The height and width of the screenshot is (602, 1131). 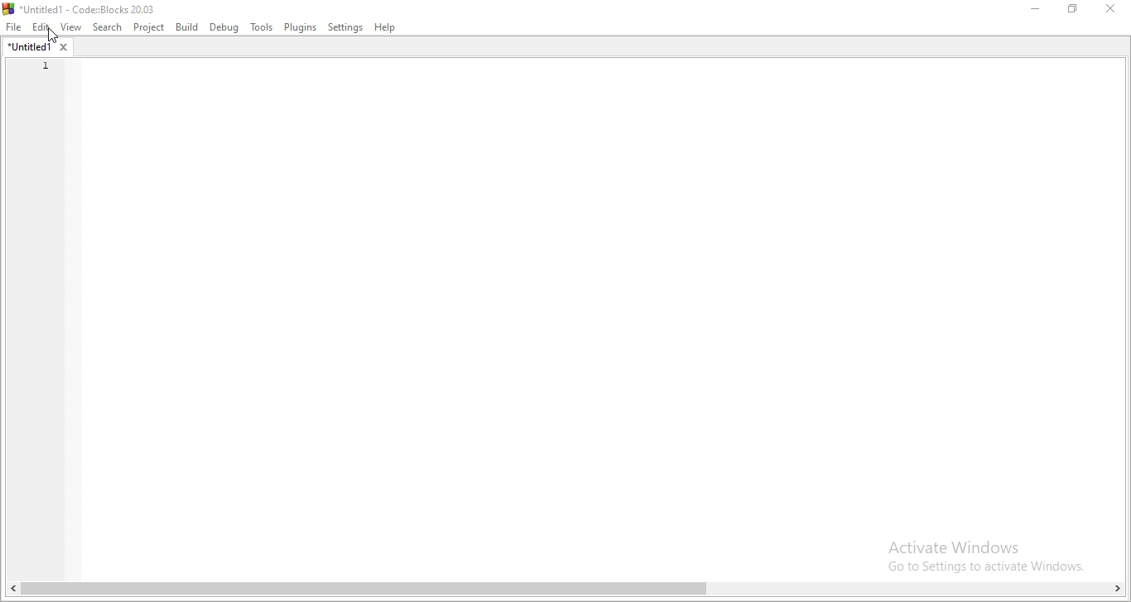 I want to click on scroll bar, so click(x=565, y=590).